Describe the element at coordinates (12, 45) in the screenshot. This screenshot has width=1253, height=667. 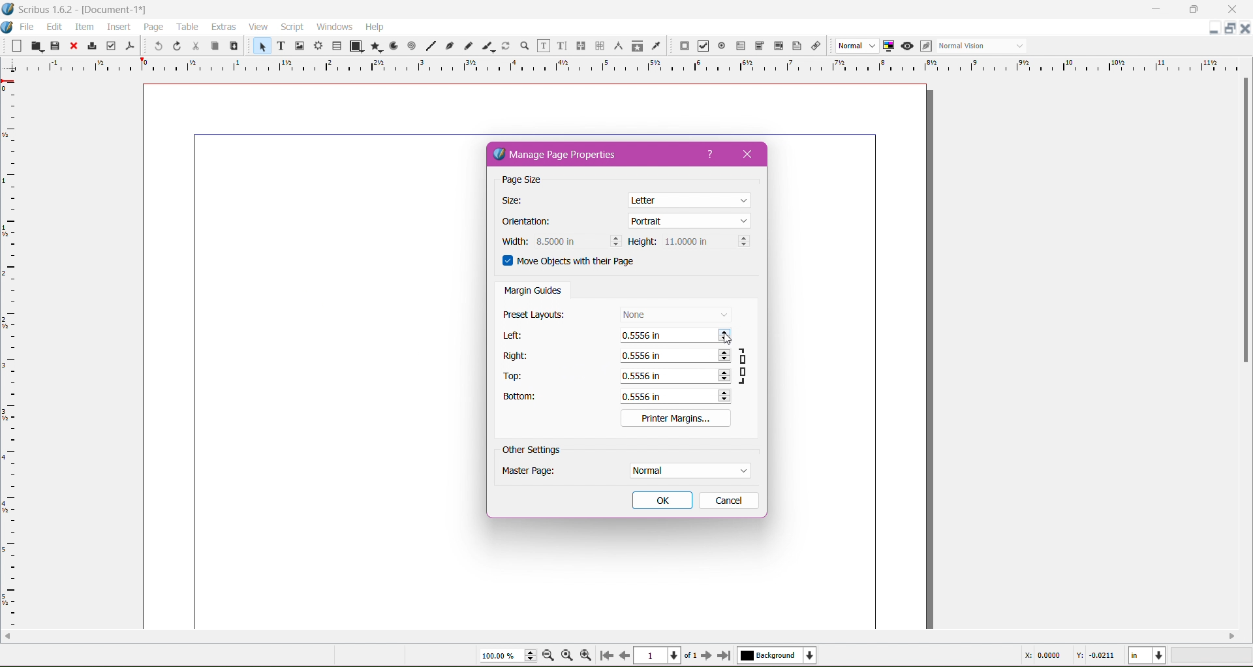
I see `New` at that location.